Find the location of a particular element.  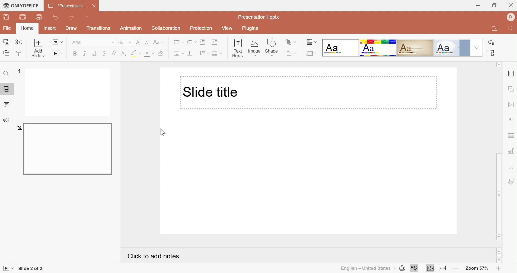

Scroll Up is located at coordinates (499, 65).